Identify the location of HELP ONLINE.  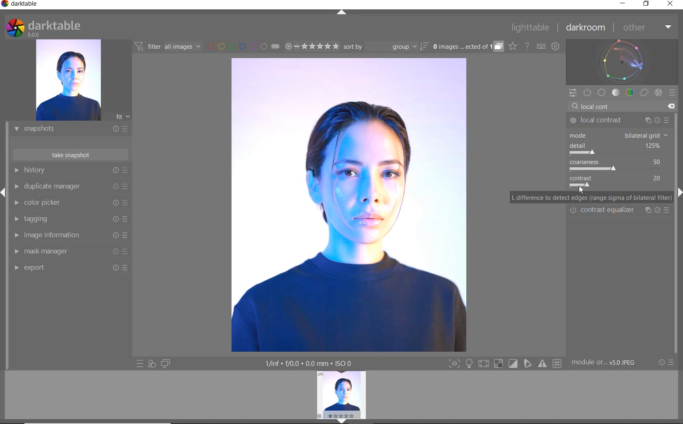
(527, 46).